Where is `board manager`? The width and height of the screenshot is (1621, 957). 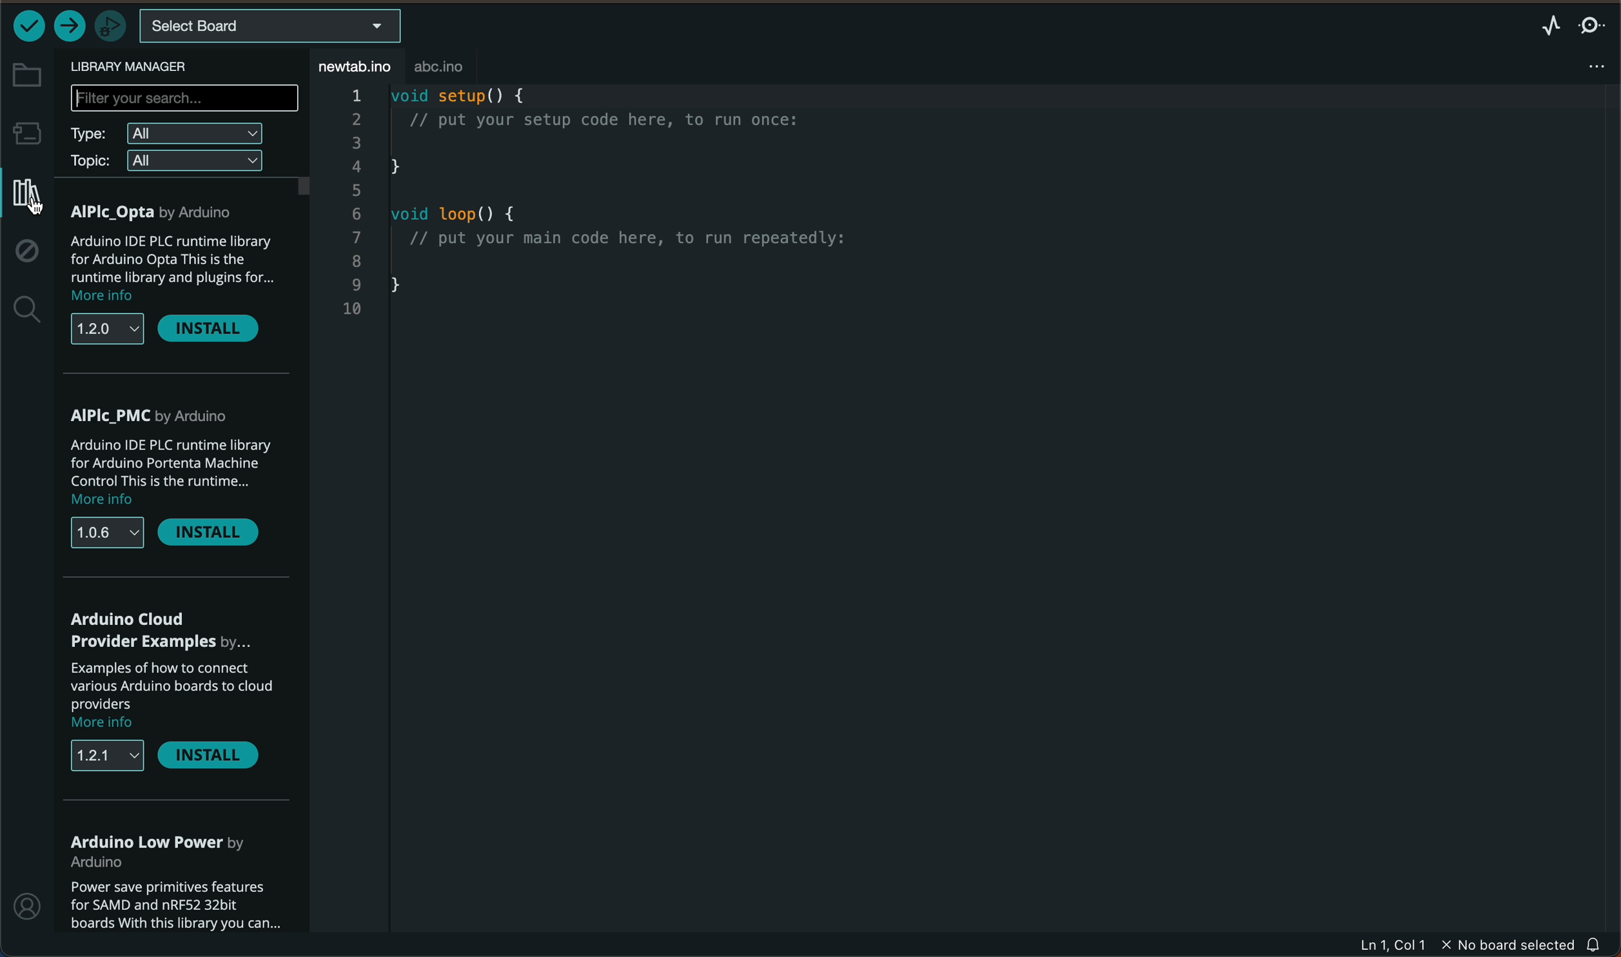 board manager is located at coordinates (26, 132).